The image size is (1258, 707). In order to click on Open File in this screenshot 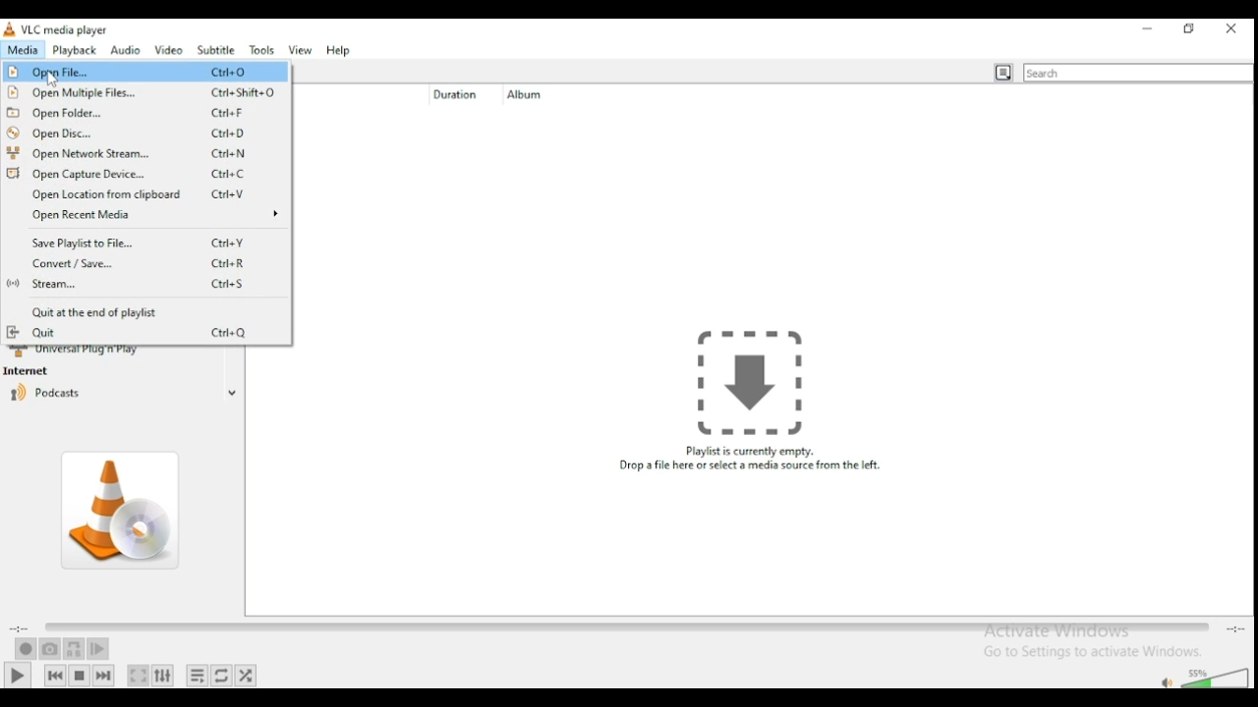, I will do `click(138, 72)`.